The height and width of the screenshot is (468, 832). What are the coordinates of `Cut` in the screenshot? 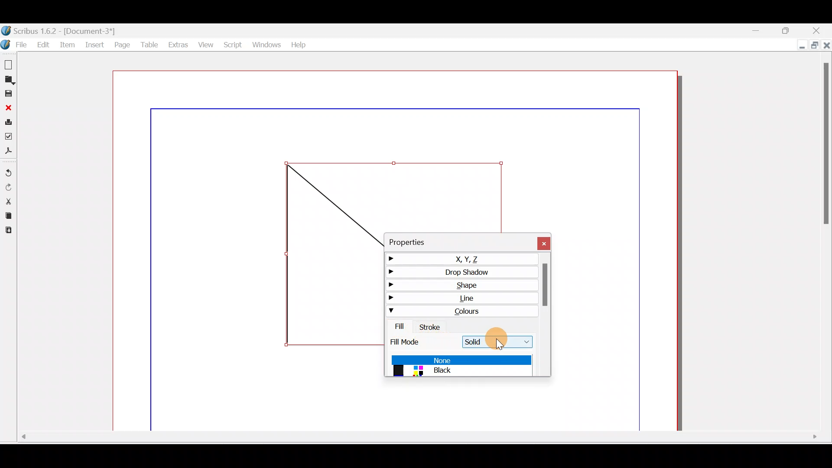 It's located at (8, 201).